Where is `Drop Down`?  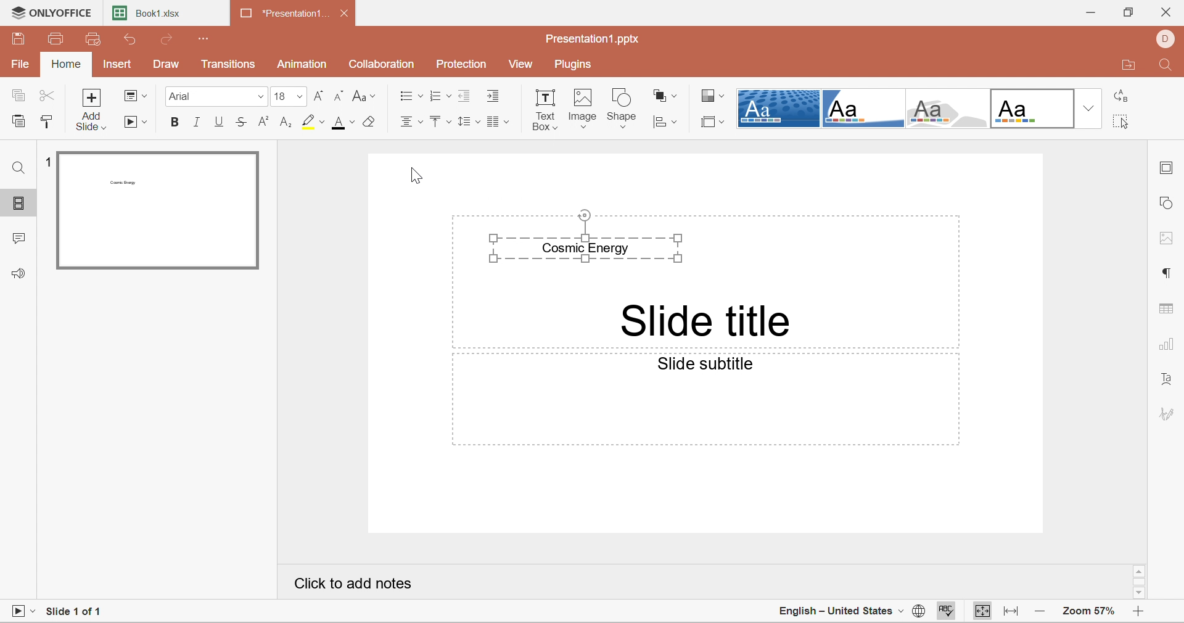
Drop Down is located at coordinates (1088, 107).